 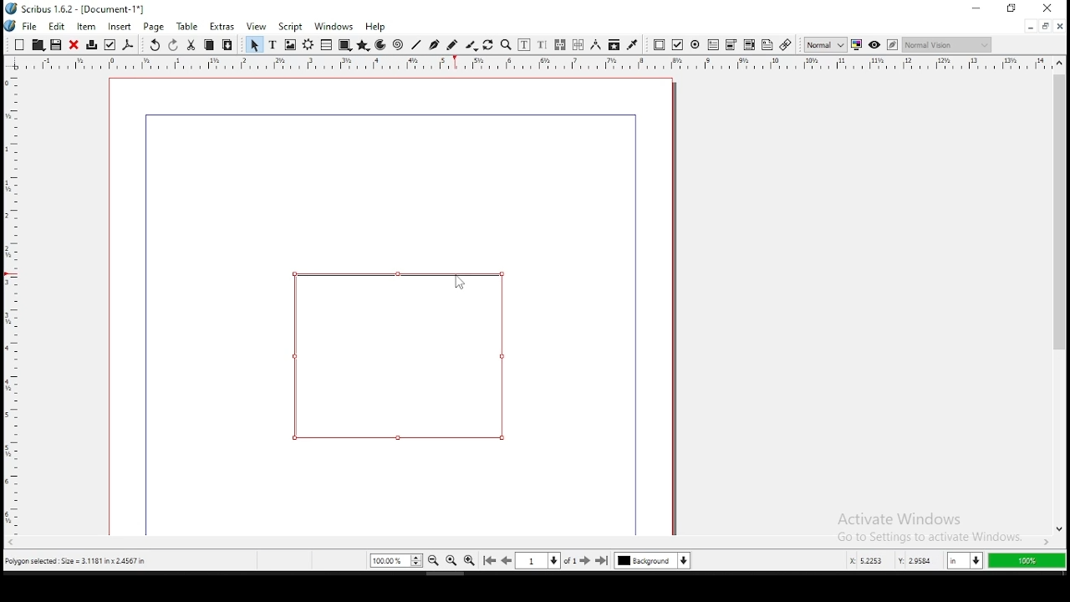 I want to click on toggle color management system, so click(x=856, y=45).